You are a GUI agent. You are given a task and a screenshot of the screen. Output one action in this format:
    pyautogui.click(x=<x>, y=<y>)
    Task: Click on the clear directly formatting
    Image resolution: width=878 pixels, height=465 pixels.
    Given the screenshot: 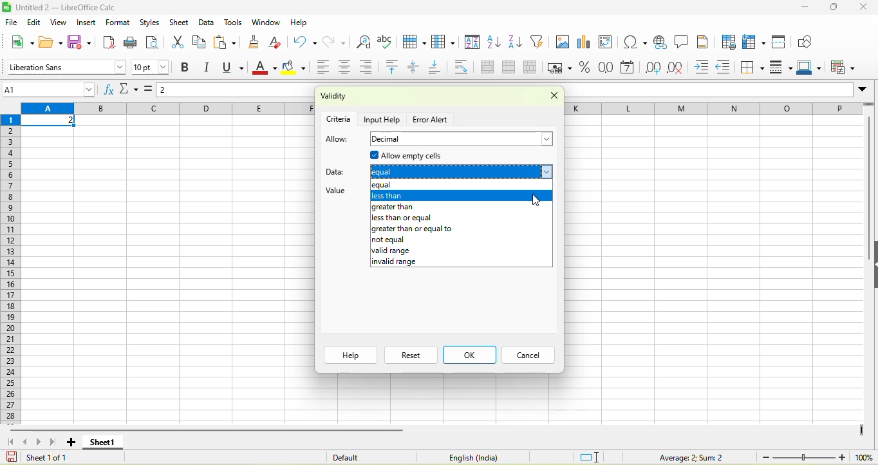 What is the action you would take?
    pyautogui.click(x=278, y=43)
    